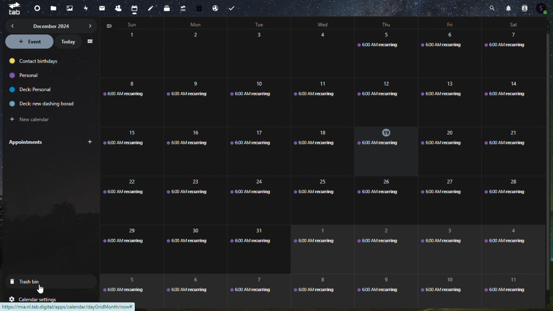 This screenshot has width=553, height=311. What do you see at coordinates (182, 8) in the screenshot?
I see `upgrade` at bounding box center [182, 8].